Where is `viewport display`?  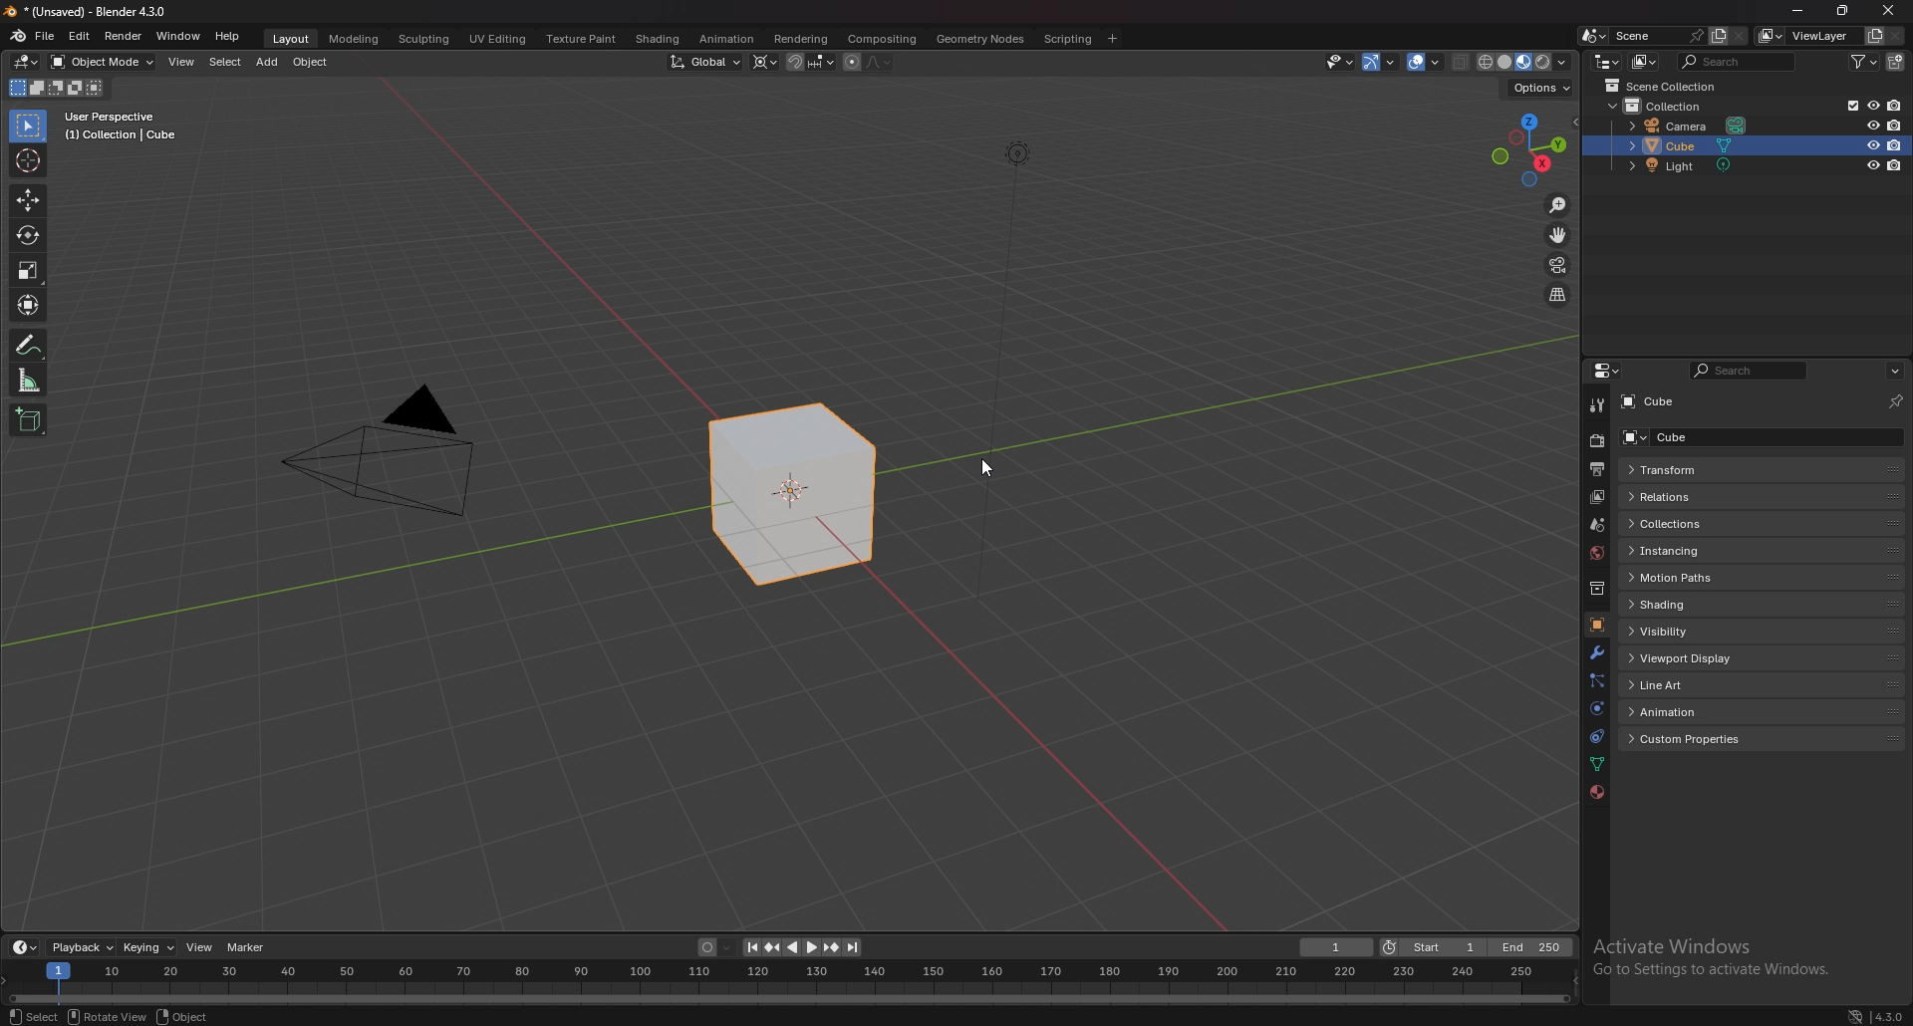 viewport display is located at coordinates (1689, 656).